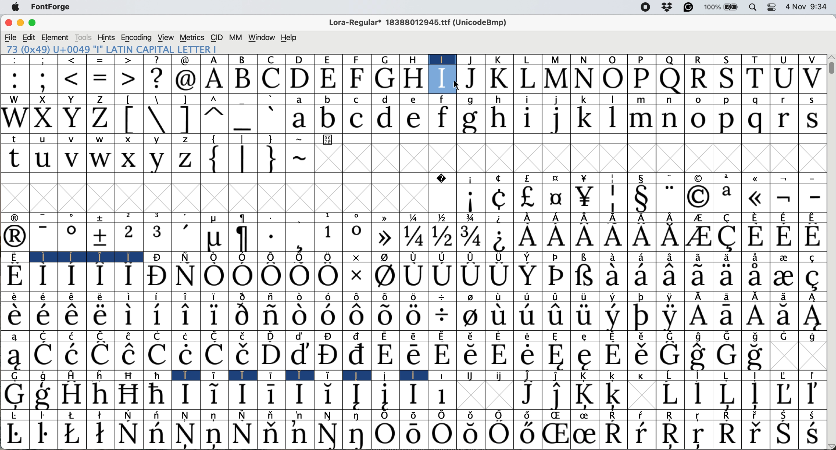 The height and width of the screenshot is (450, 836). What do you see at coordinates (129, 100) in the screenshot?
I see `[` at bounding box center [129, 100].